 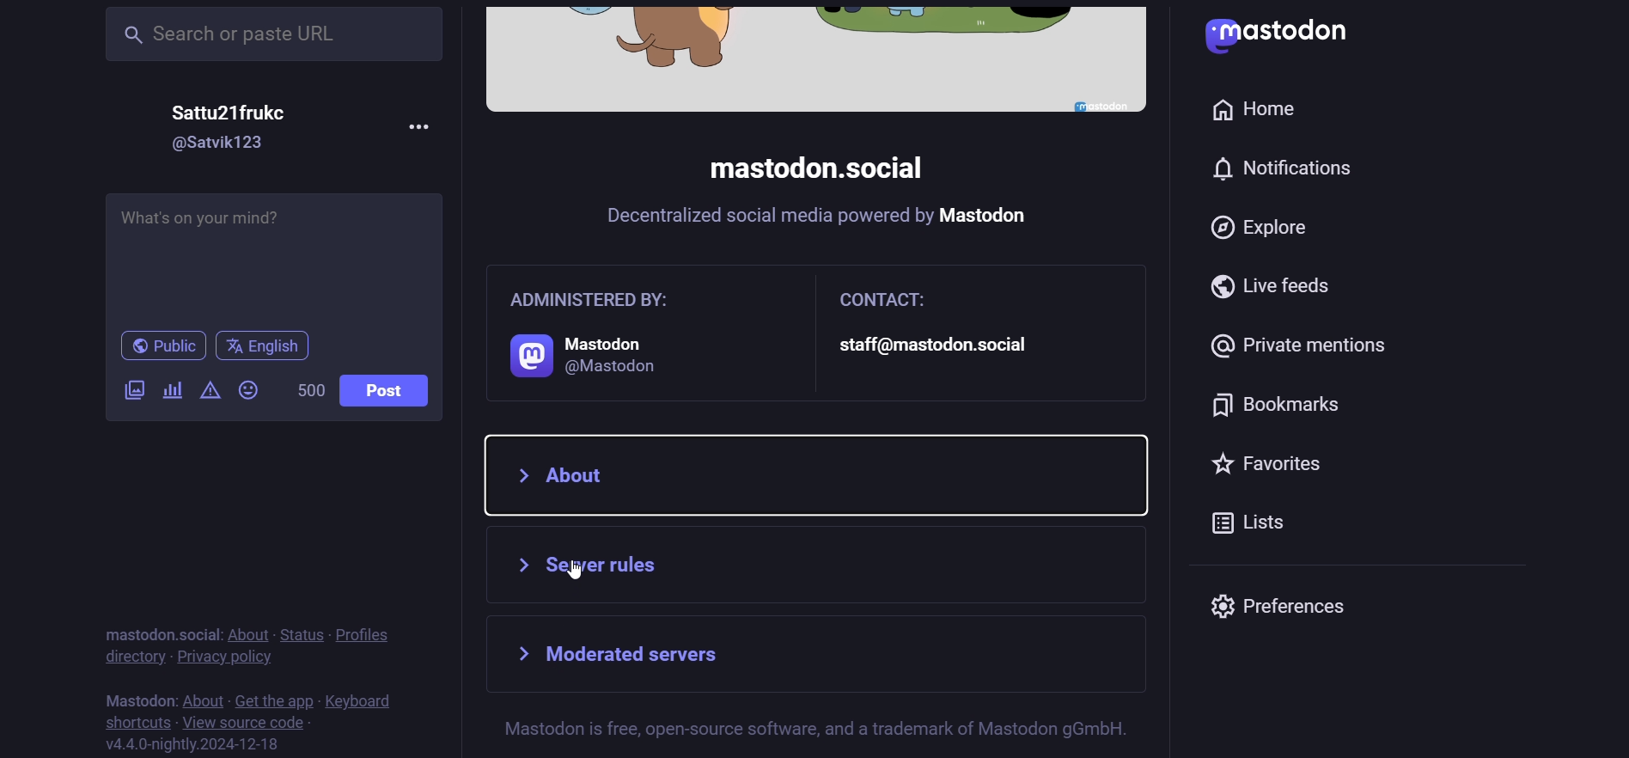 I want to click on about, so click(x=202, y=699).